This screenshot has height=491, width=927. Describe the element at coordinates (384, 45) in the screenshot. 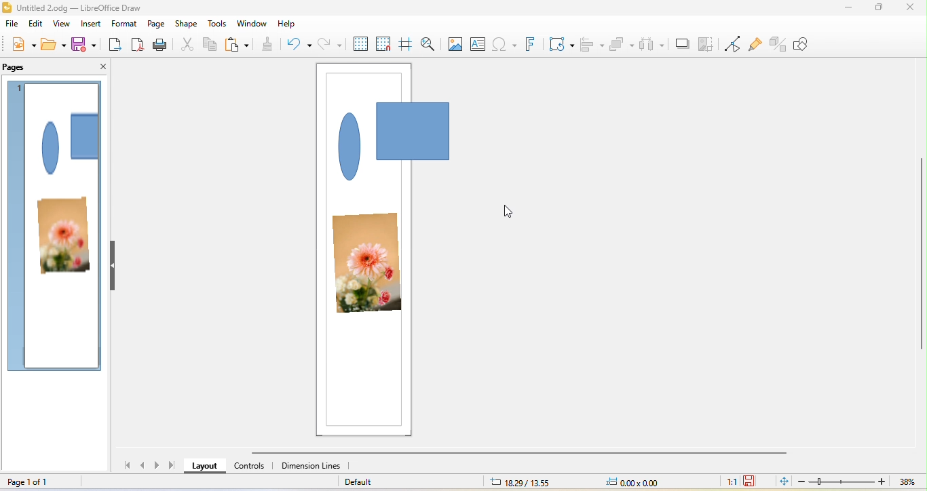

I see `snap to grid` at that location.